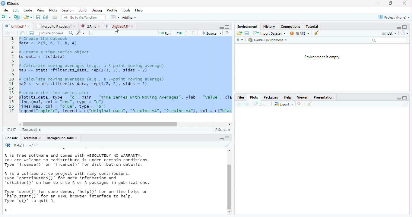 The height and width of the screenshot is (217, 412). Describe the element at coordinates (36, 145) in the screenshot. I see `view the current working directory` at that location.